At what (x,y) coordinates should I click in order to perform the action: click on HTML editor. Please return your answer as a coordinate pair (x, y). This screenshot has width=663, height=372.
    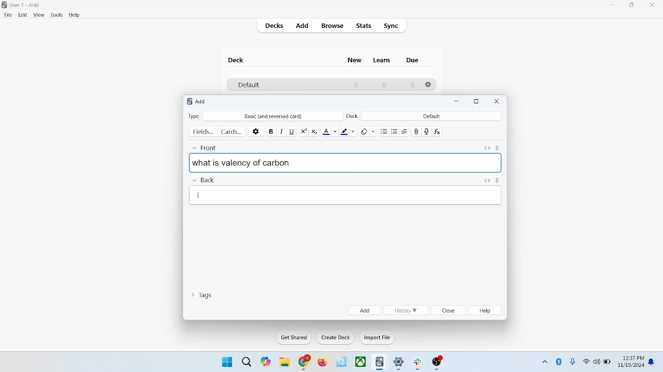
    Looking at the image, I should click on (486, 147).